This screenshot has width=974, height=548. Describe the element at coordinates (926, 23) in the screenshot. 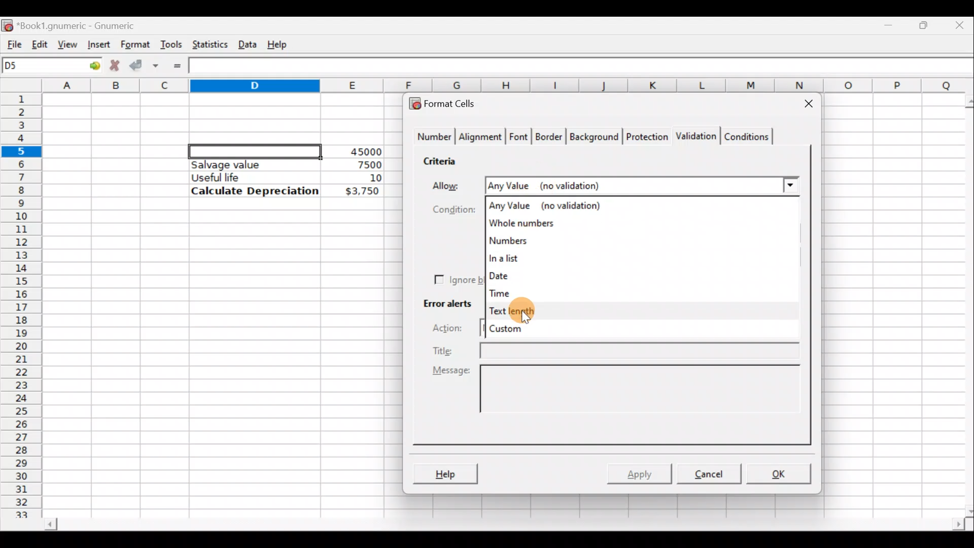

I see `Maximize` at that location.